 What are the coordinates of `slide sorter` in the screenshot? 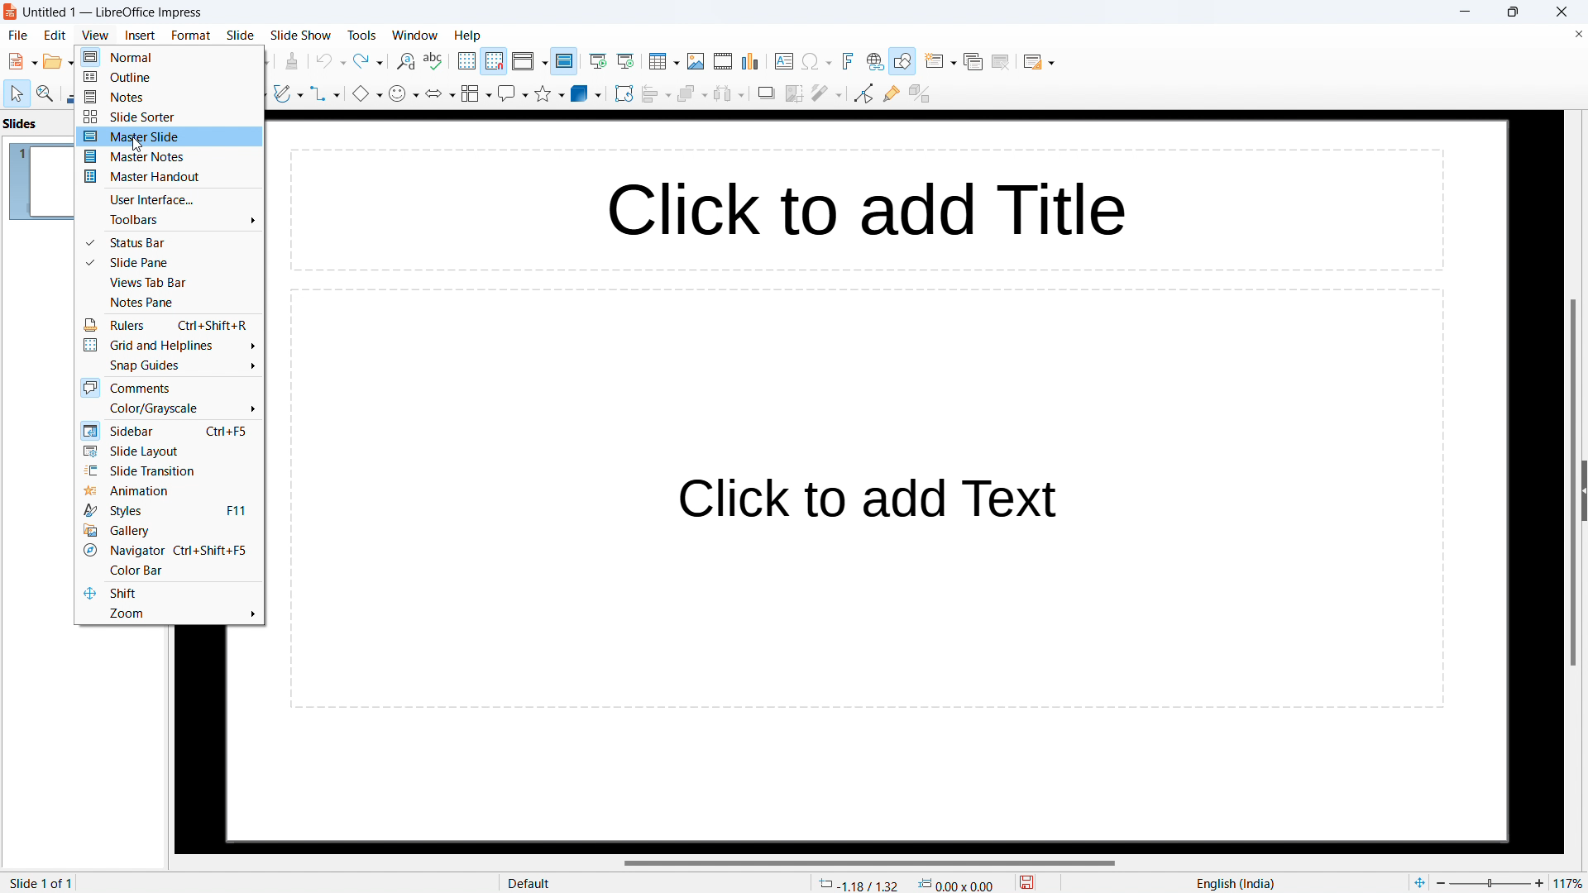 It's located at (170, 117).